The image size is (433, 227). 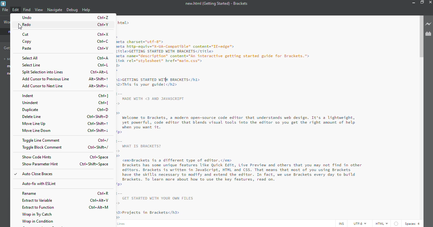 What do you see at coordinates (95, 164) in the screenshot?
I see `ctrl+shift+space` at bounding box center [95, 164].